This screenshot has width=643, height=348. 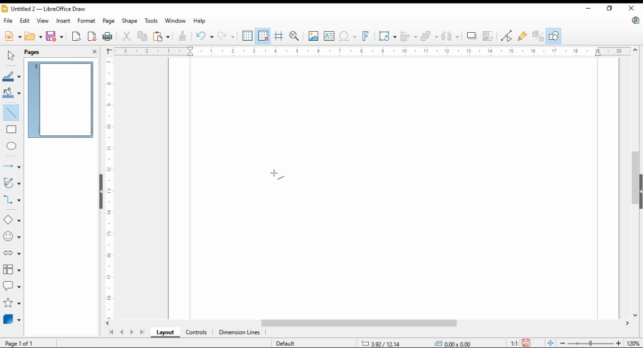 I want to click on export directly as pdf, so click(x=92, y=36).